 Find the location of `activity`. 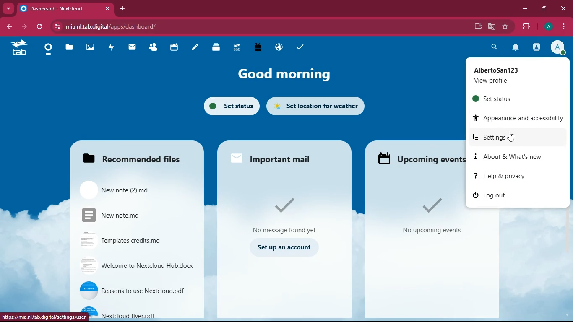

activity is located at coordinates (112, 47).